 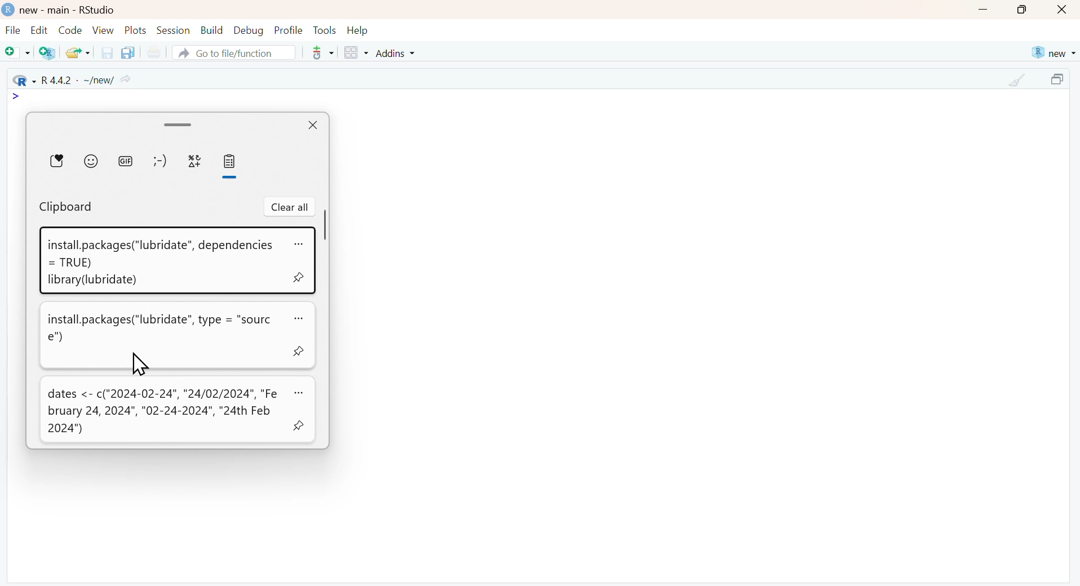 What do you see at coordinates (69, 30) in the screenshot?
I see `Code` at bounding box center [69, 30].